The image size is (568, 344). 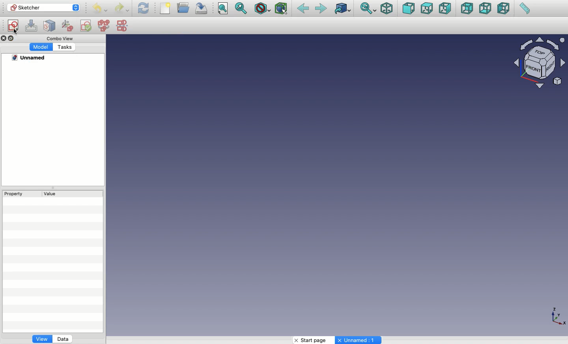 What do you see at coordinates (87, 26) in the screenshot?
I see `Validate sketch` at bounding box center [87, 26].